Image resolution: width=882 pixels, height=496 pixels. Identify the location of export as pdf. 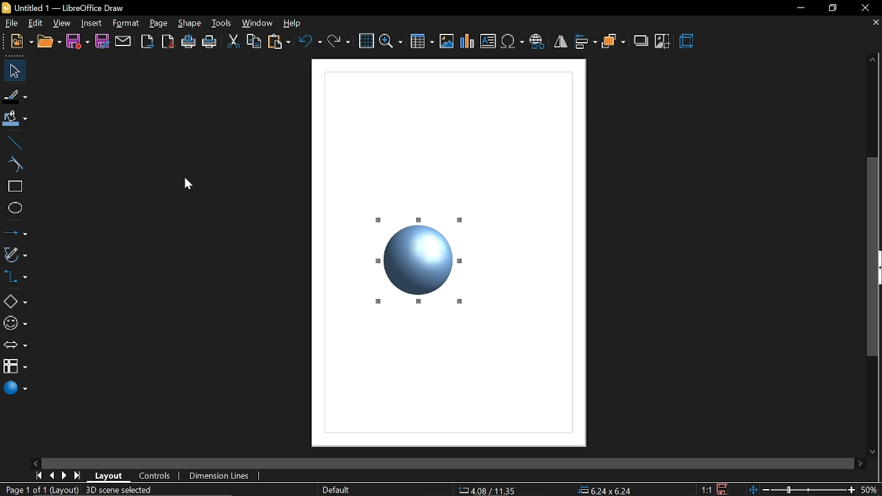
(167, 42).